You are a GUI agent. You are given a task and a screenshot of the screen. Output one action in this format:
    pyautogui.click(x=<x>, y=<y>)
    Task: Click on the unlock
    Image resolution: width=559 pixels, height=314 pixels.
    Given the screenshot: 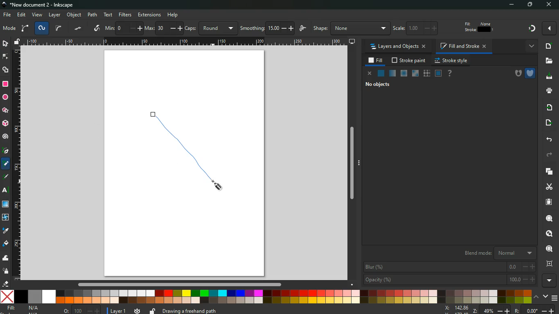 What is the action you would take?
    pyautogui.click(x=152, y=310)
    